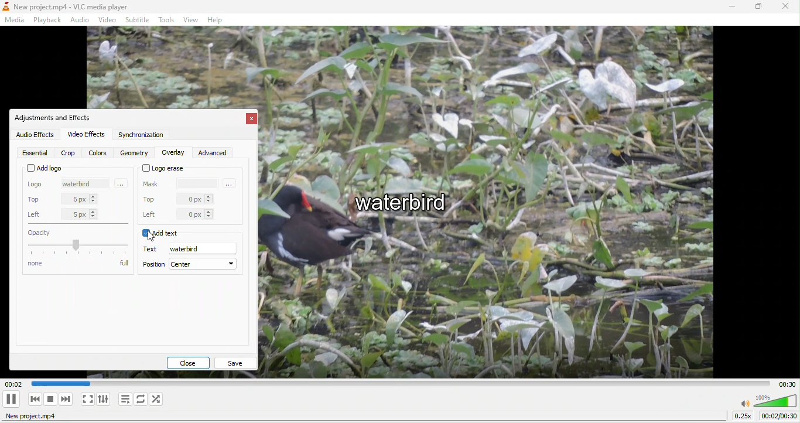 Image resolution: width=800 pixels, height=423 pixels. What do you see at coordinates (81, 185) in the screenshot?
I see `waterbird` at bounding box center [81, 185].